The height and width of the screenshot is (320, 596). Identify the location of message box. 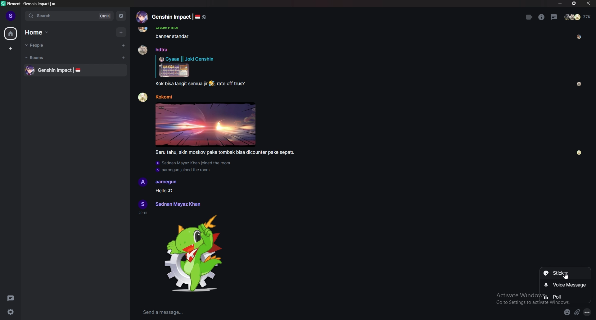
(265, 313).